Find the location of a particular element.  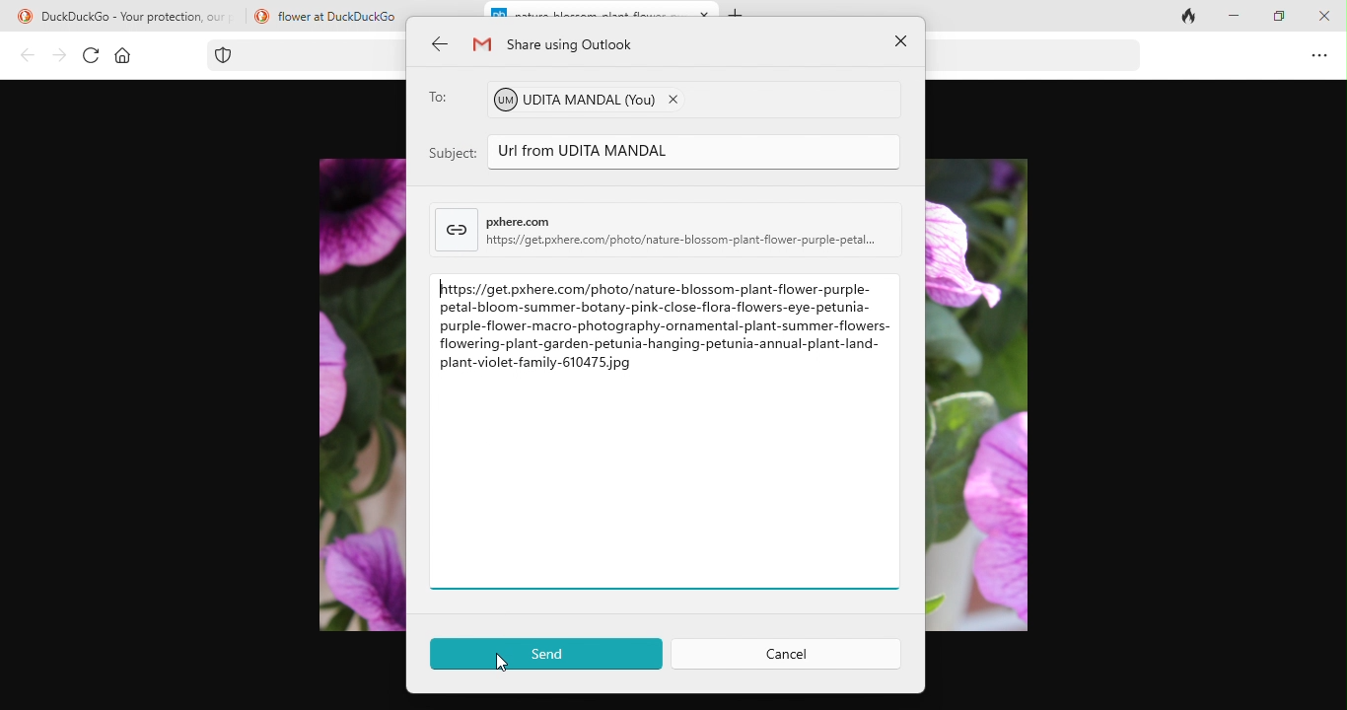

close is located at coordinates (898, 39).